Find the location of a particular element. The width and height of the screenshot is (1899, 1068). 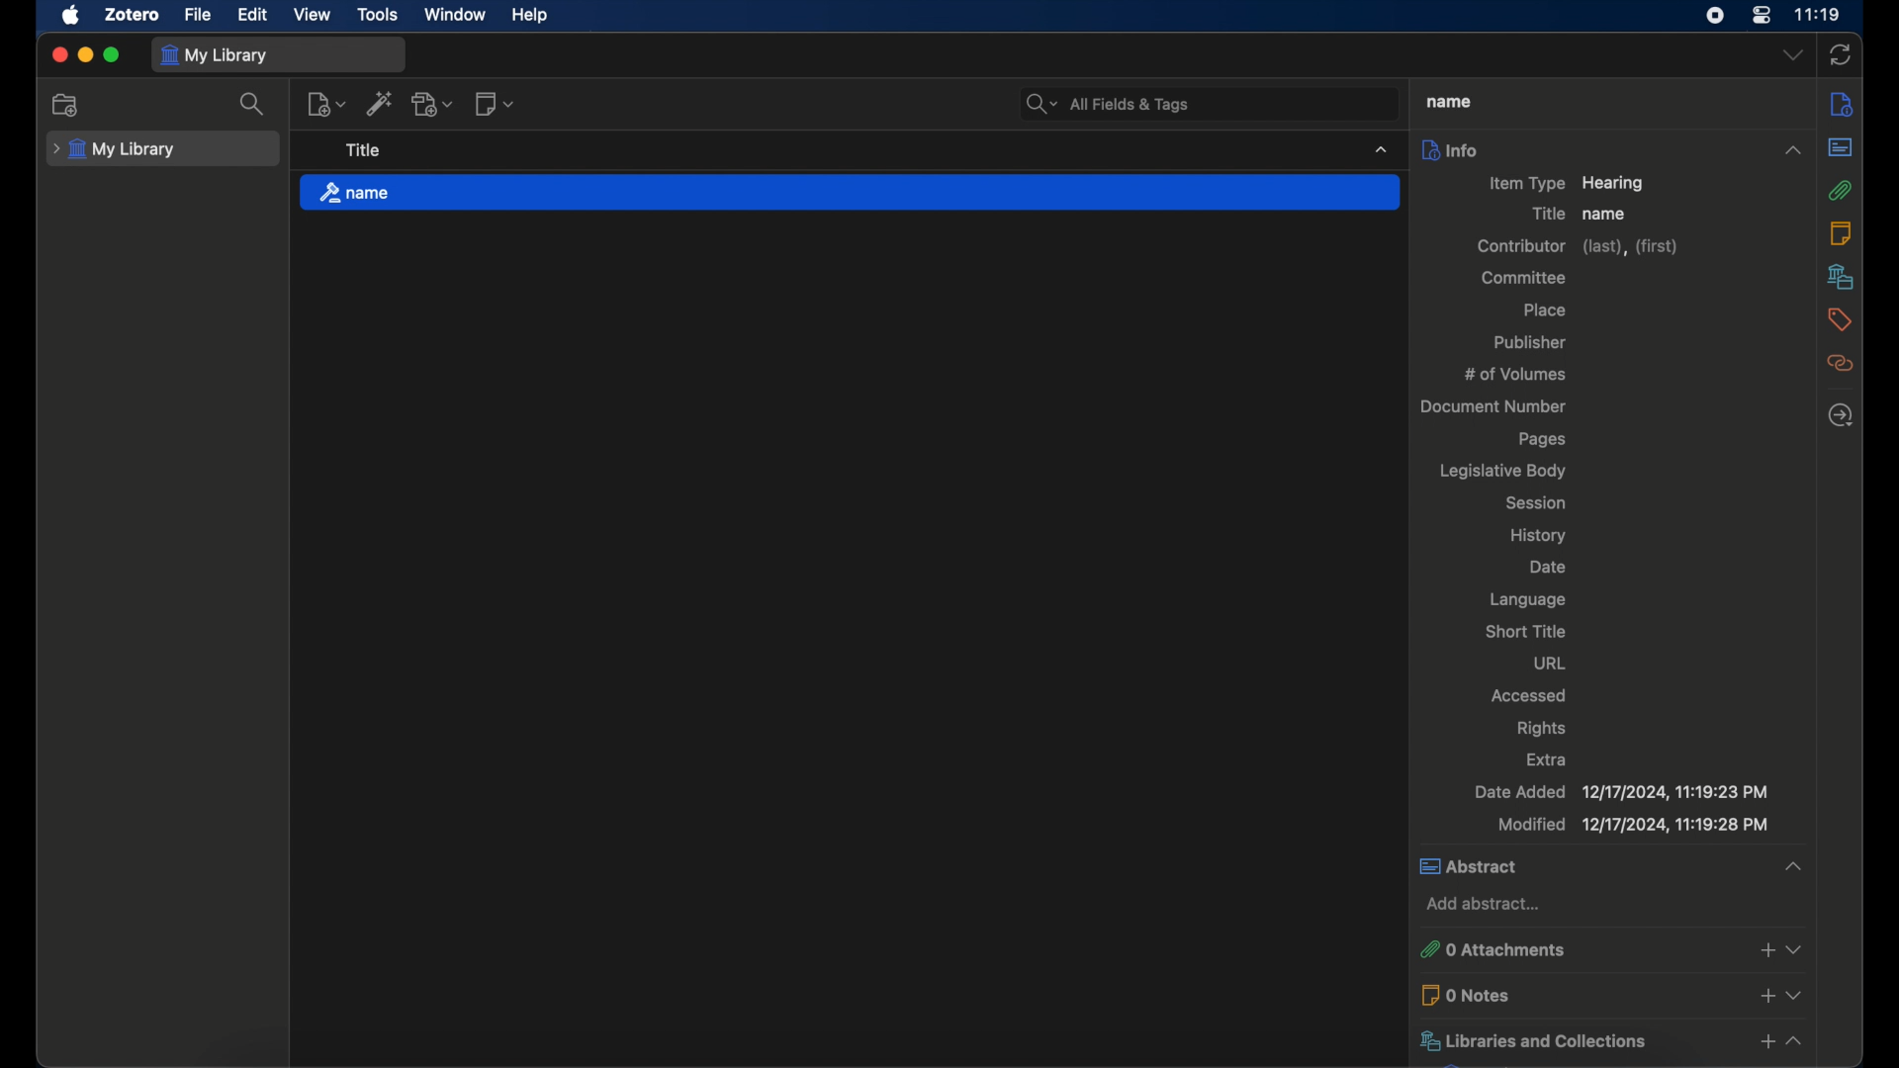

pages is located at coordinates (1544, 439).